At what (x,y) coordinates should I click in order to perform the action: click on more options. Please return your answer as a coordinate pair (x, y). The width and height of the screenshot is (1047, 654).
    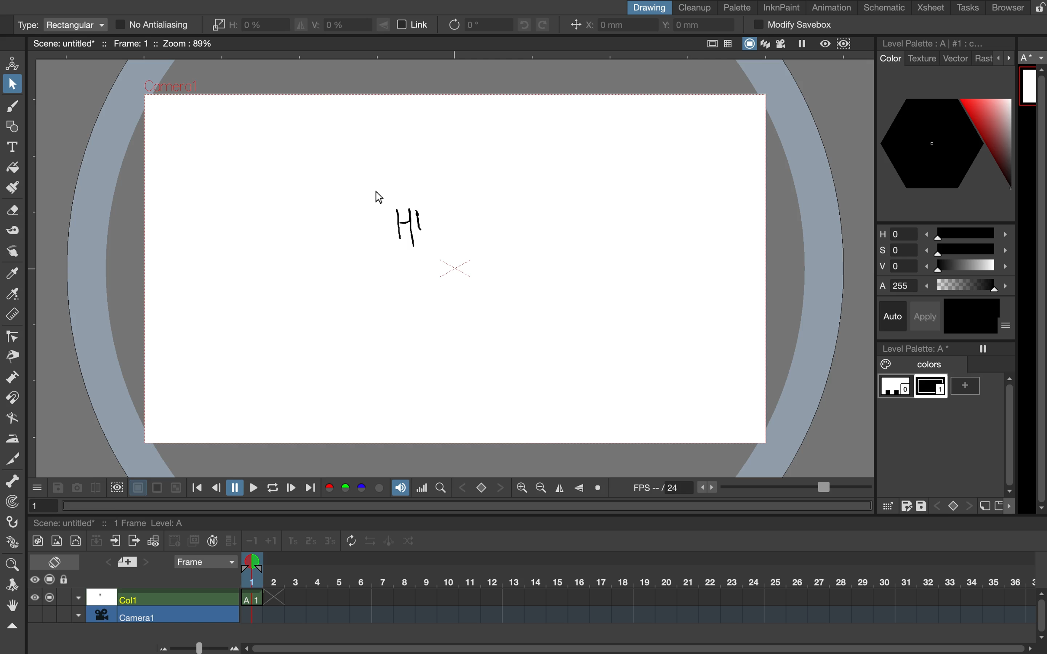
    Looking at the image, I should click on (1012, 506).